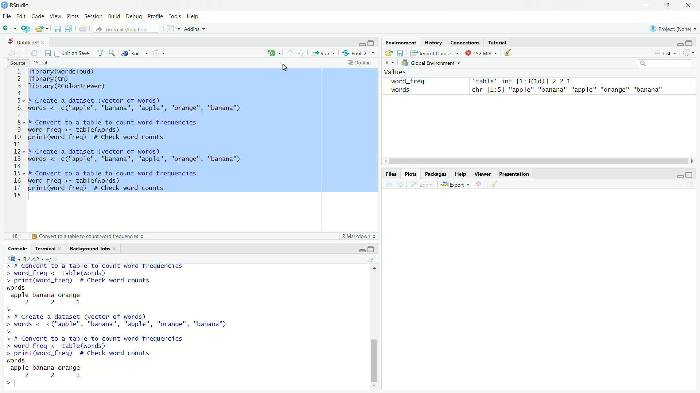 This screenshot has height=393, width=700. Describe the element at coordinates (41, 29) in the screenshot. I see `Open an existing file` at that location.